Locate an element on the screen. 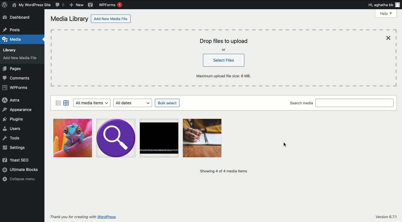 This screenshot has width=402, height=222. Settings is located at coordinates (13, 148).